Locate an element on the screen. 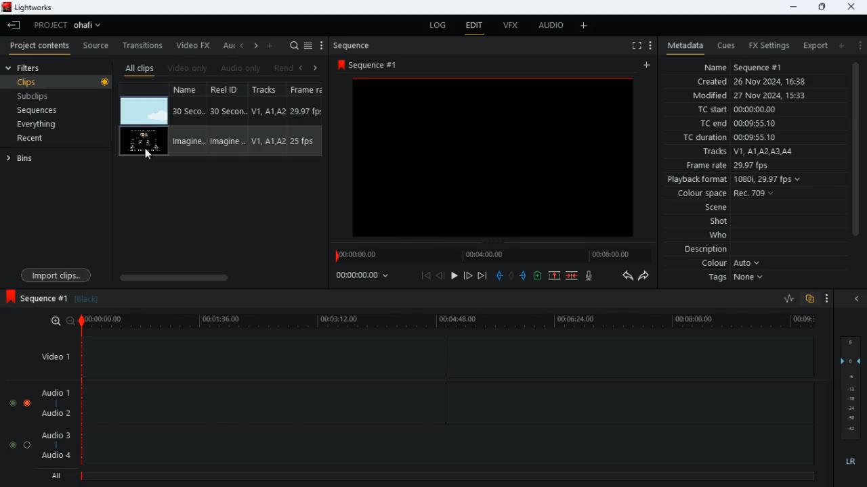 The width and height of the screenshot is (867, 487). name is located at coordinates (188, 91).